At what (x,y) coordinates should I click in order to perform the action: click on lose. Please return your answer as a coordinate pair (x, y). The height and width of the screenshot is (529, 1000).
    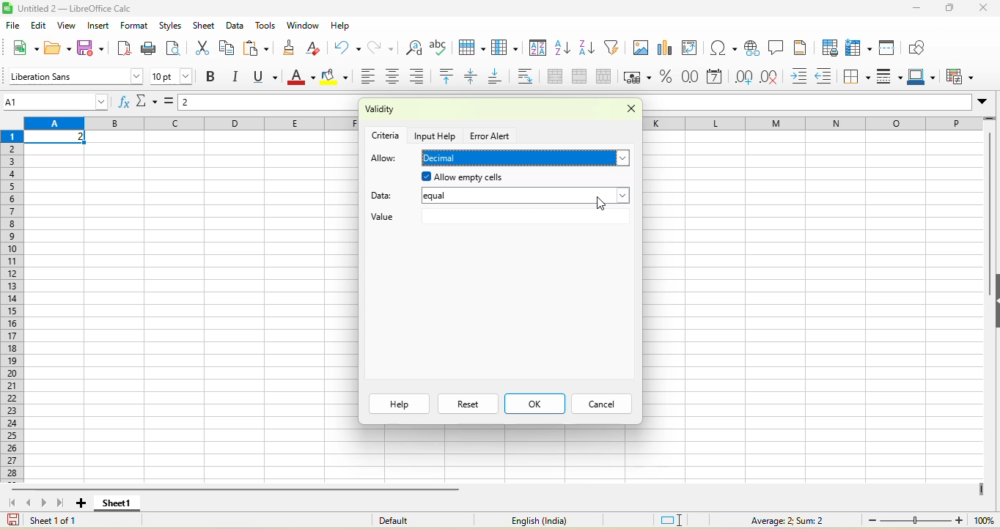
    Looking at the image, I should click on (626, 111).